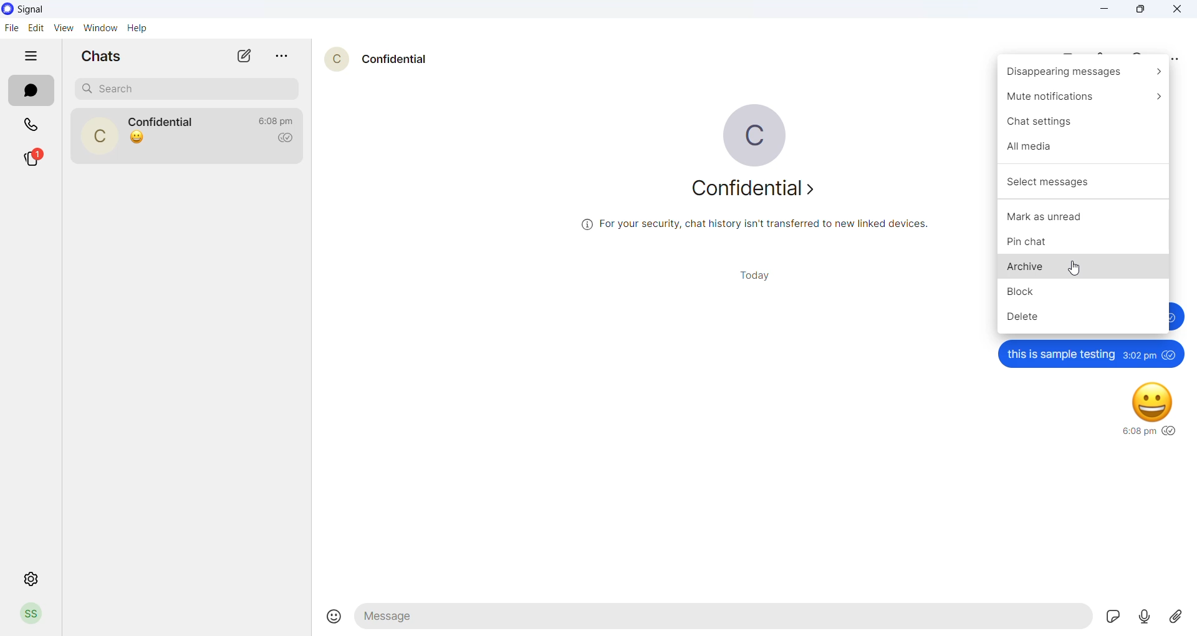 This screenshot has height=636, width=1197. What do you see at coordinates (36, 26) in the screenshot?
I see `edit` at bounding box center [36, 26].